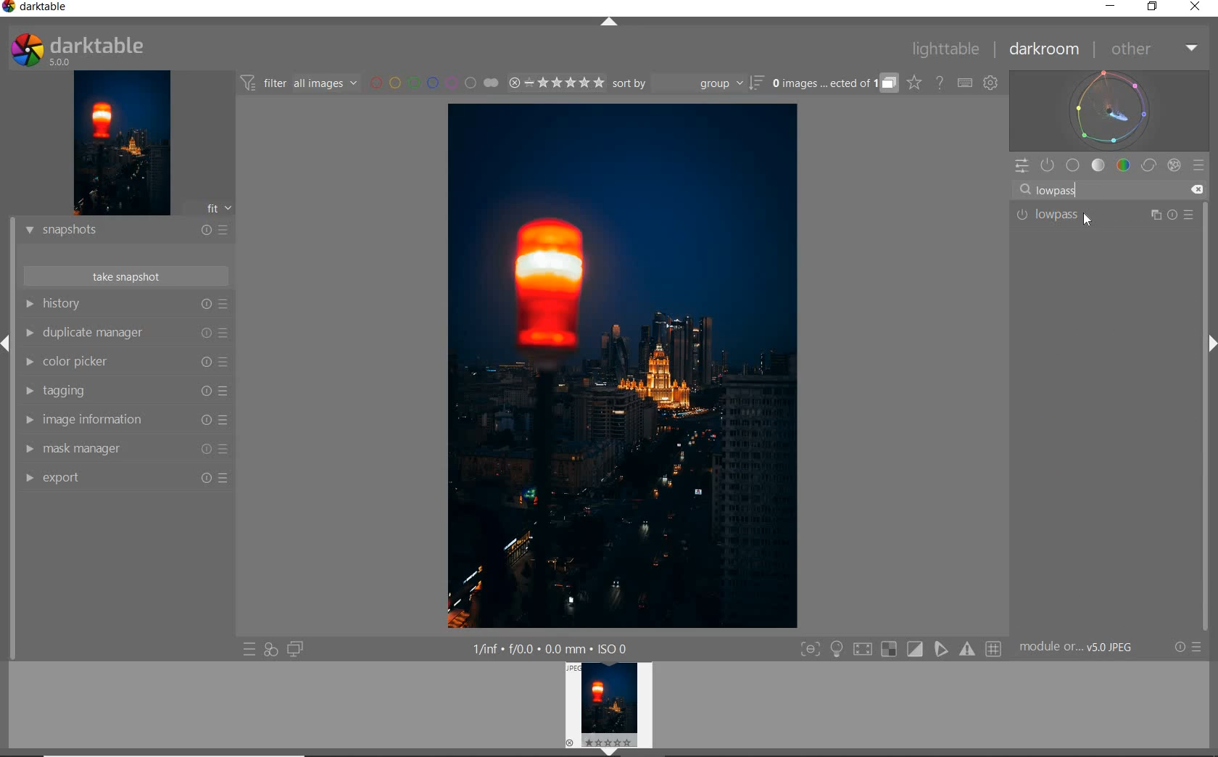  I want to click on SNAPSHOTS, so click(94, 231).